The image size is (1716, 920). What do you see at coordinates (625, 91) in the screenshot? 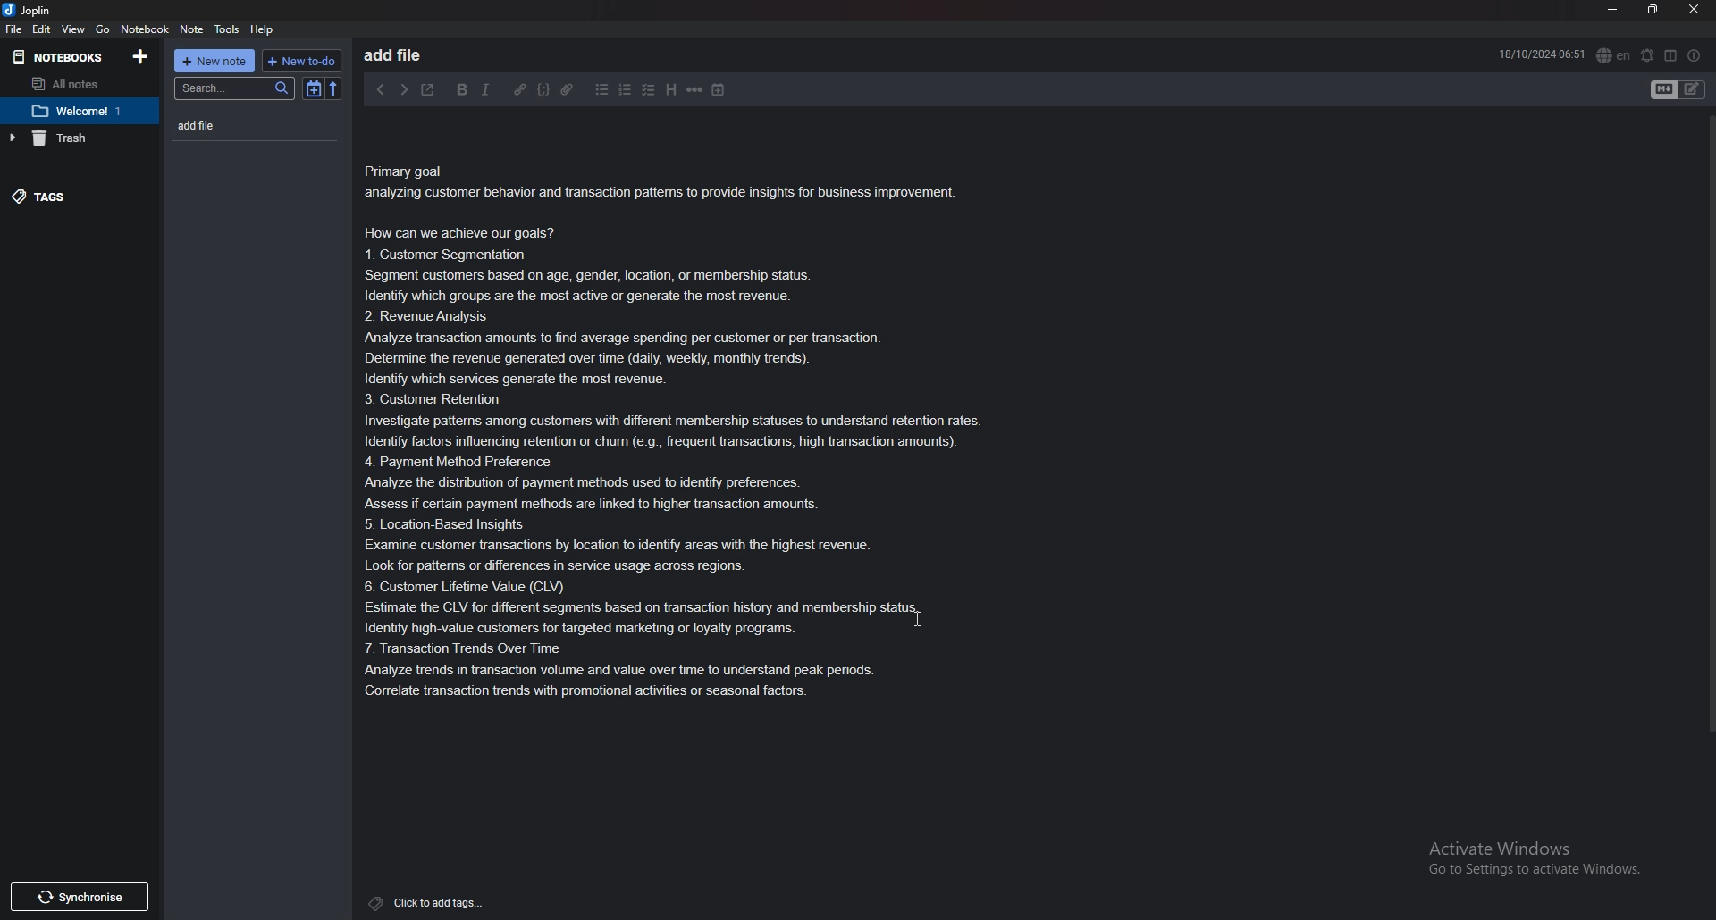
I see `Number list` at bounding box center [625, 91].